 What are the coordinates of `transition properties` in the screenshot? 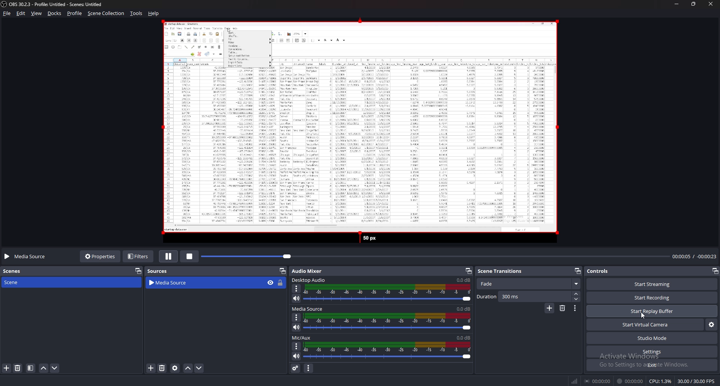 It's located at (575, 308).